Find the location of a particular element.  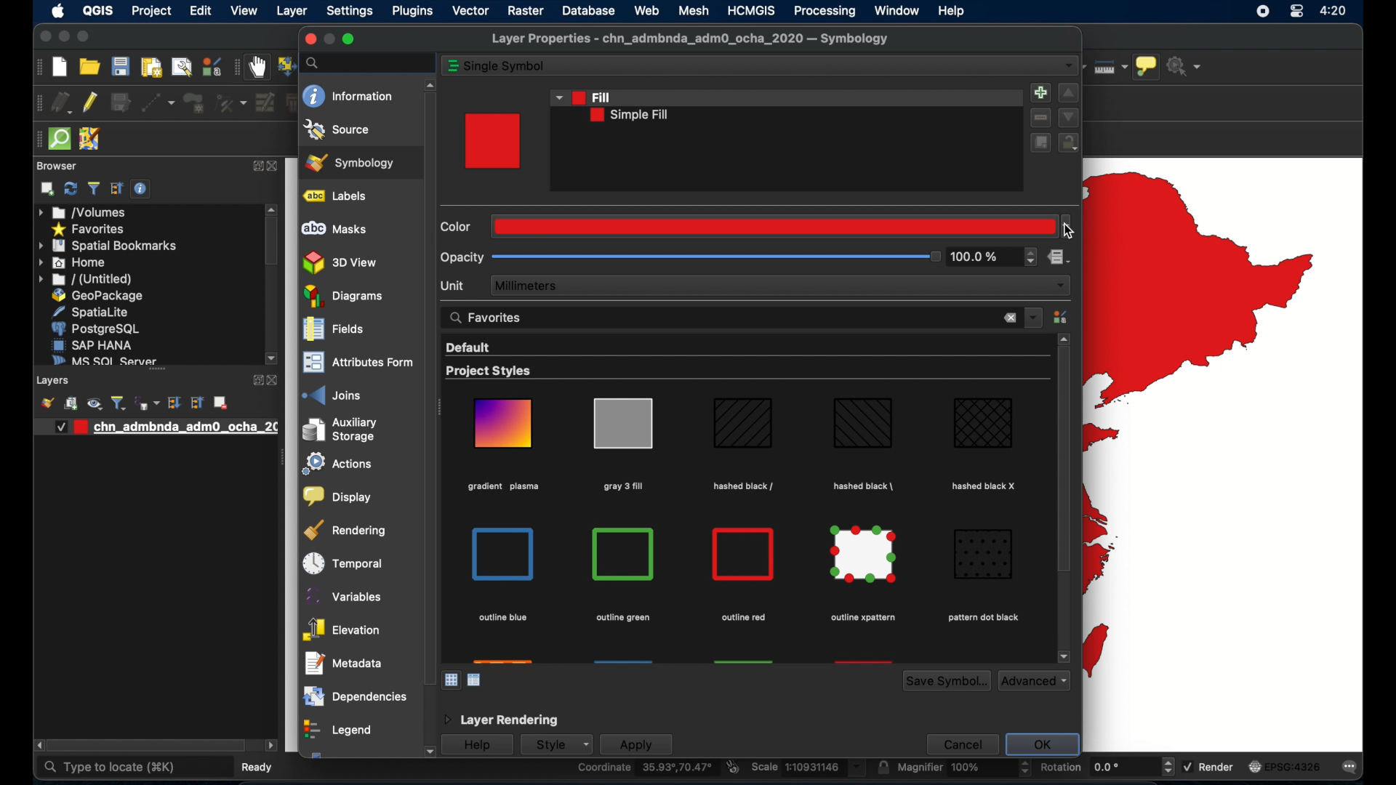

red color selected is located at coordinates (782, 225).